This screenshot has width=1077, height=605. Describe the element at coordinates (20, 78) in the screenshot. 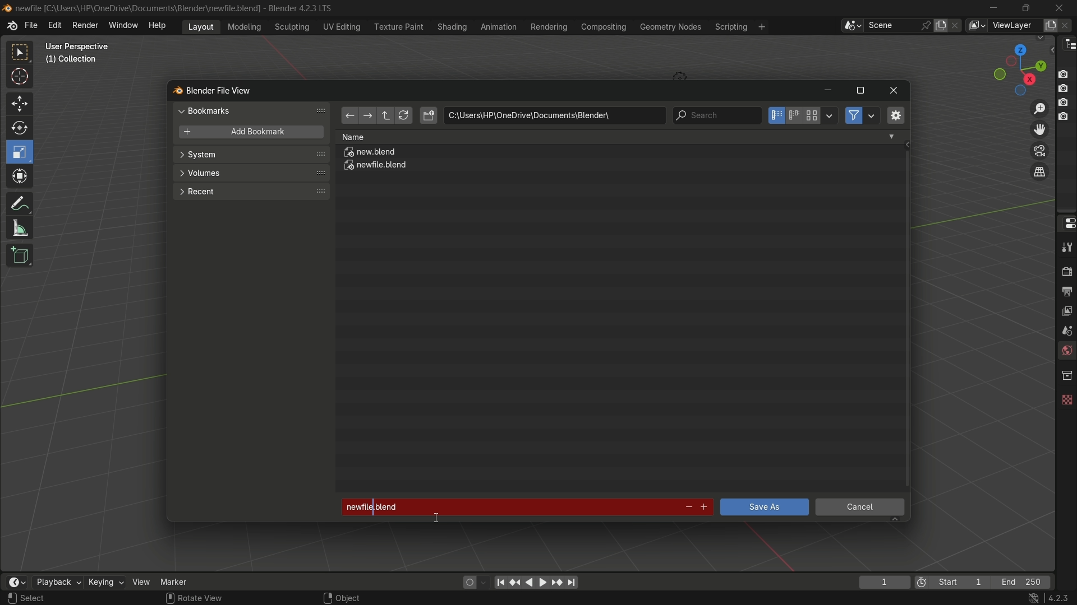

I see `cursor` at that location.